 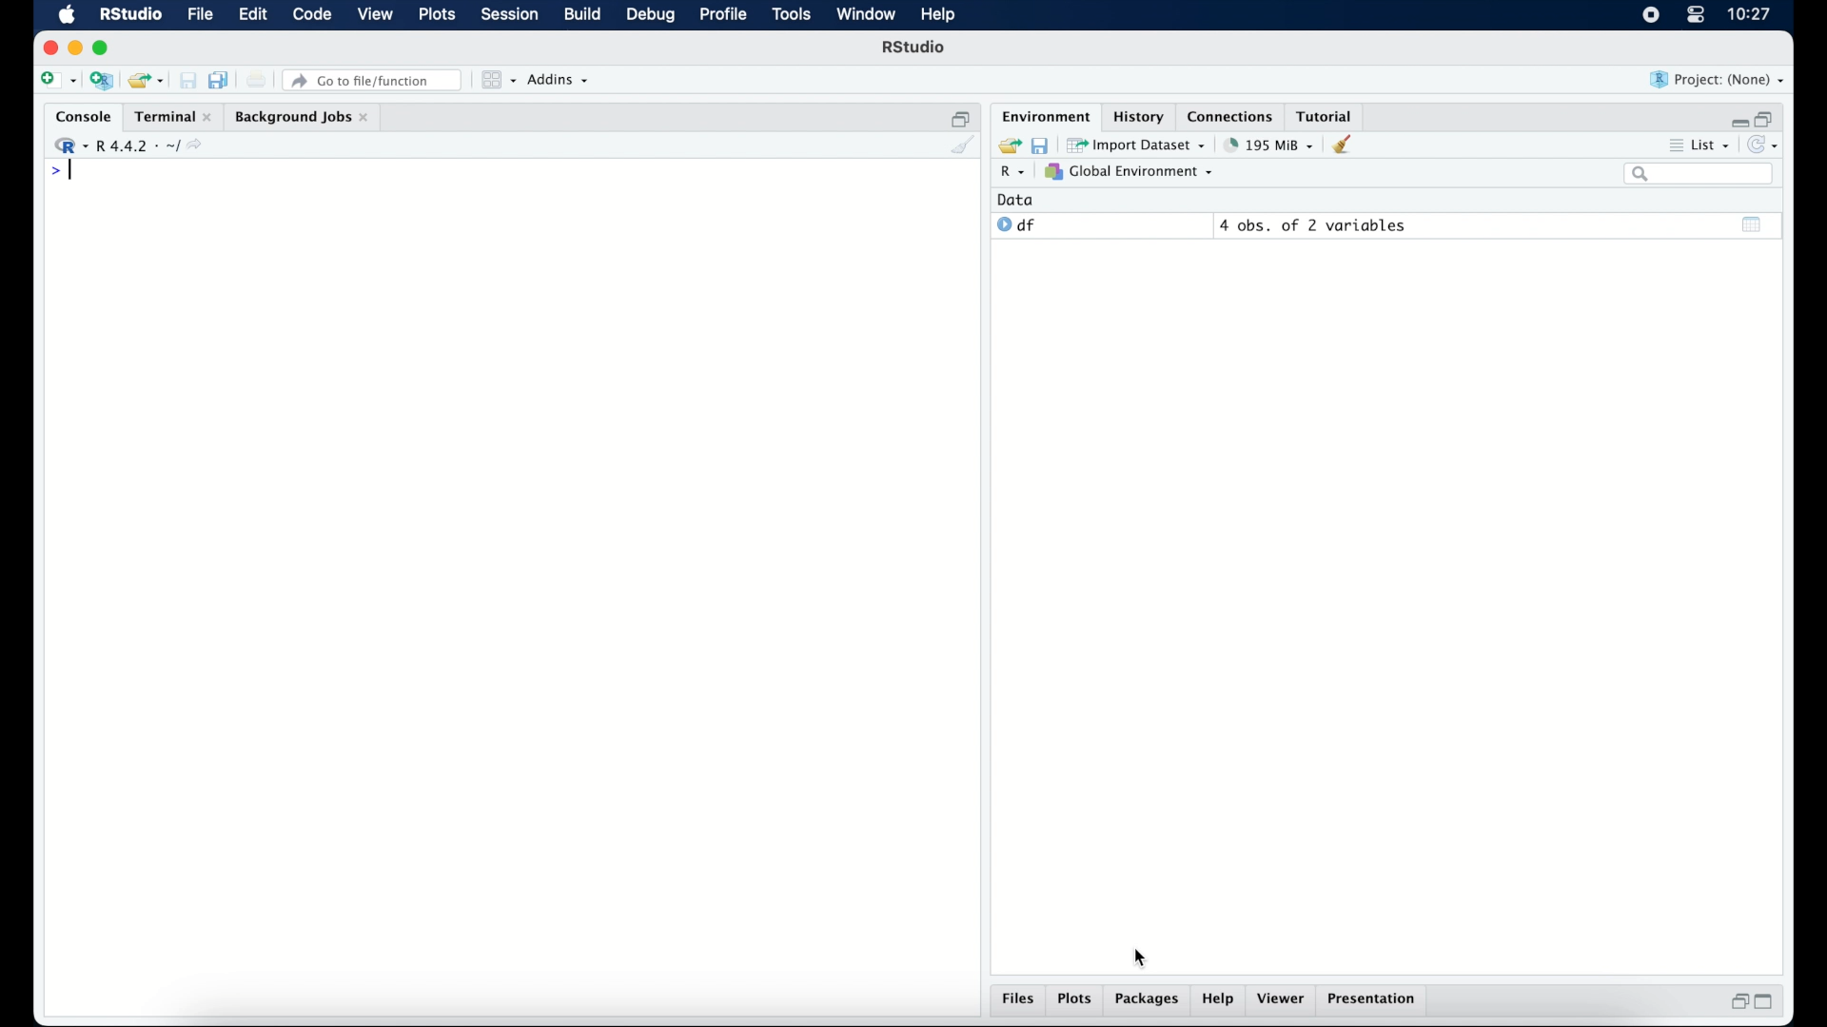 What do you see at coordinates (1148, 1001) in the screenshot?
I see `packages` at bounding box center [1148, 1001].